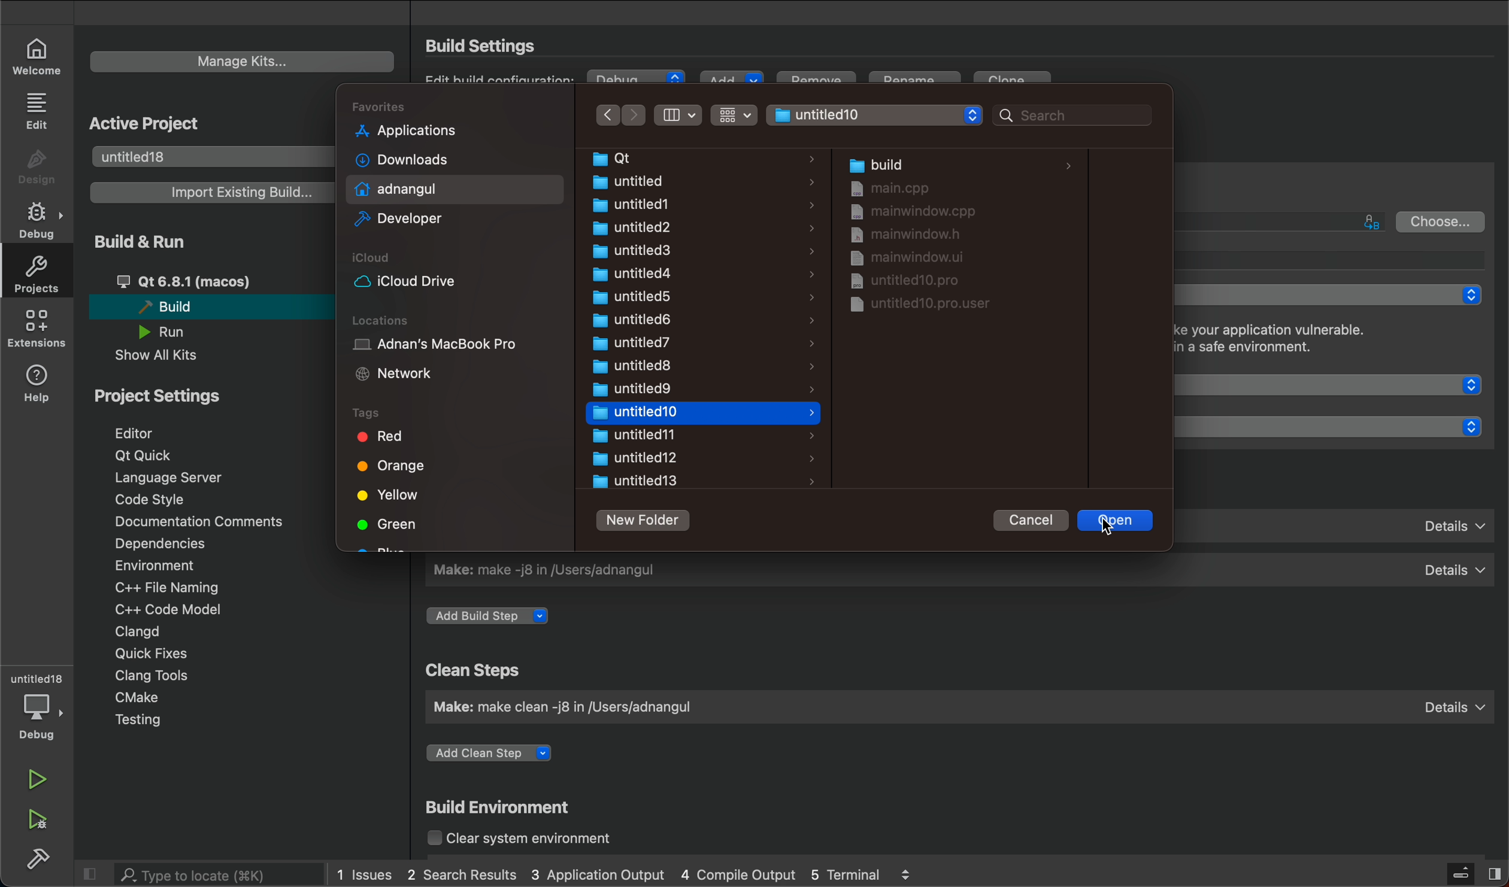 Image resolution: width=1509 pixels, height=887 pixels. I want to click on untitled6, so click(687, 320).